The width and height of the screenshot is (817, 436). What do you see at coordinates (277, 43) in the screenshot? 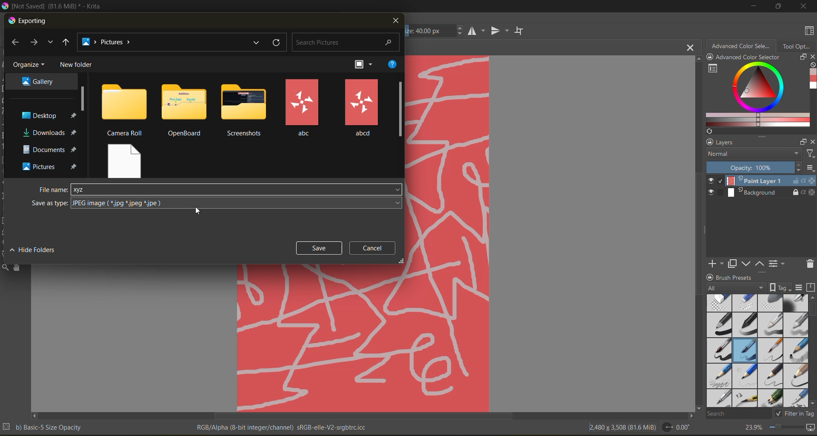
I see `refresh` at bounding box center [277, 43].